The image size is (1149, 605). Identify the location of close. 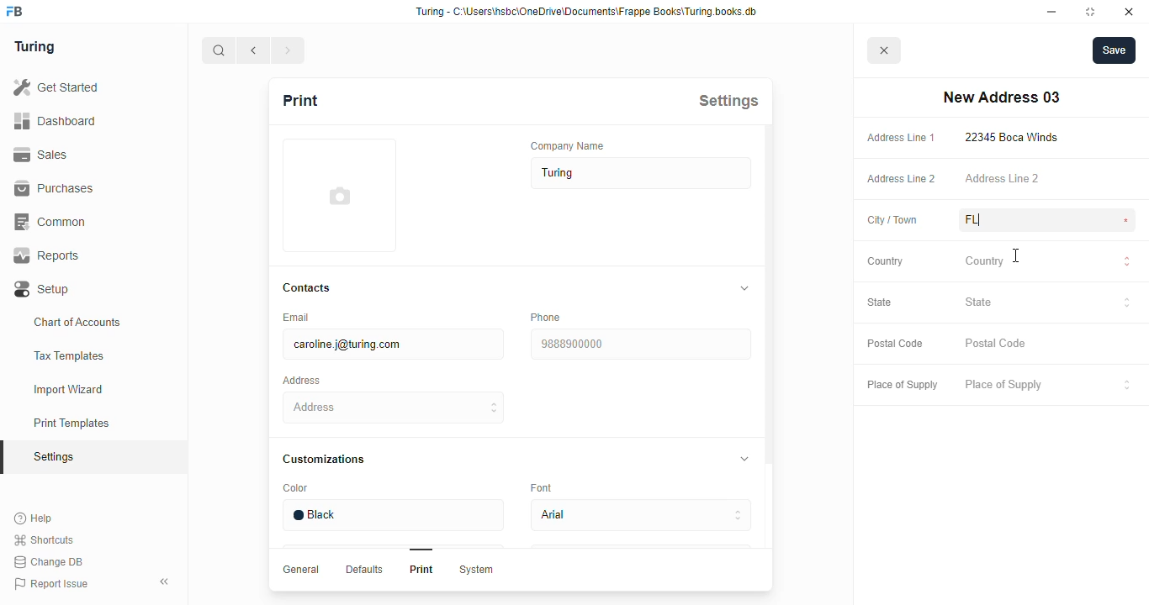
(1129, 12).